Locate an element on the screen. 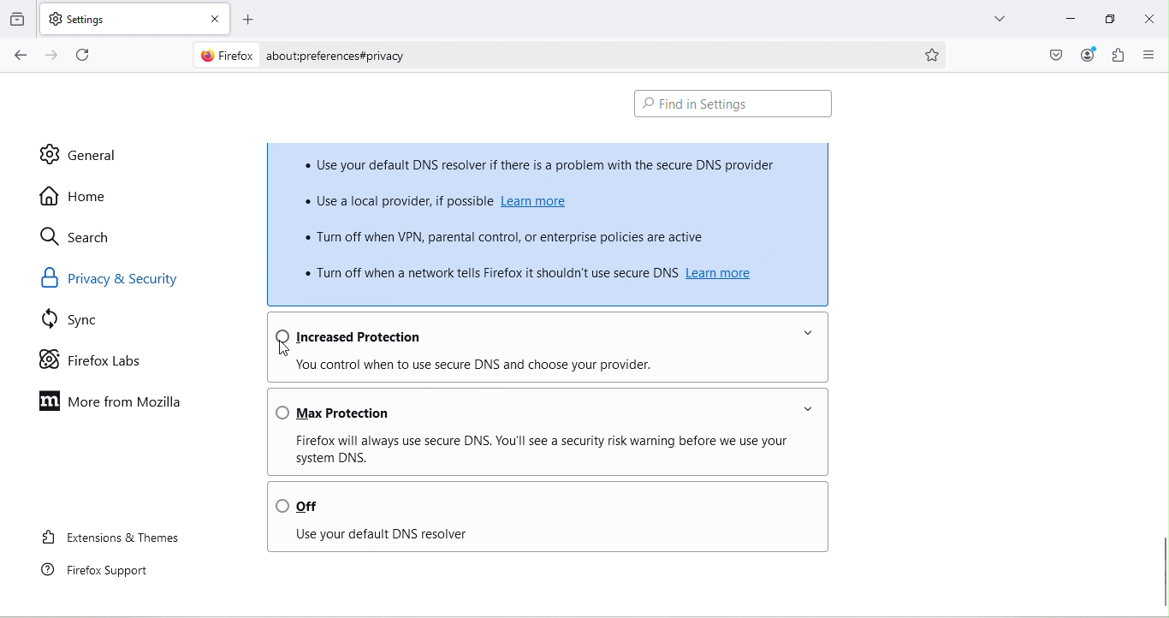  Open a new tab is located at coordinates (246, 16).